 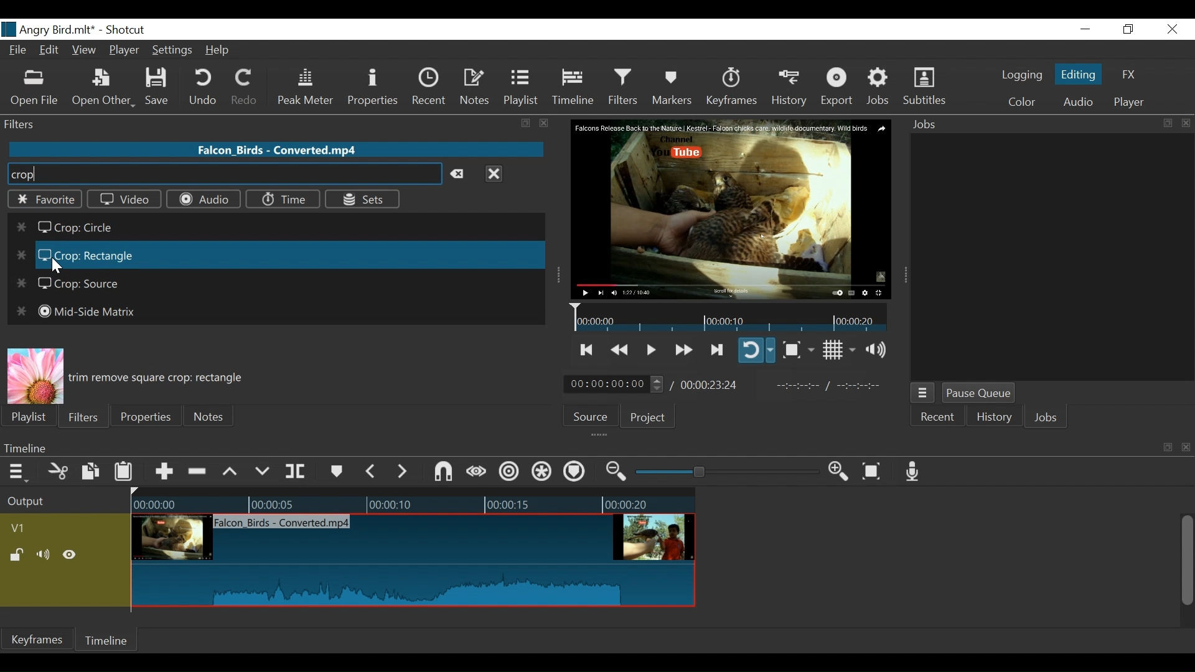 What do you see at coordinates (77, 256) in the screenshot?
I see `Color Grading` at bounding box center [77, 256].